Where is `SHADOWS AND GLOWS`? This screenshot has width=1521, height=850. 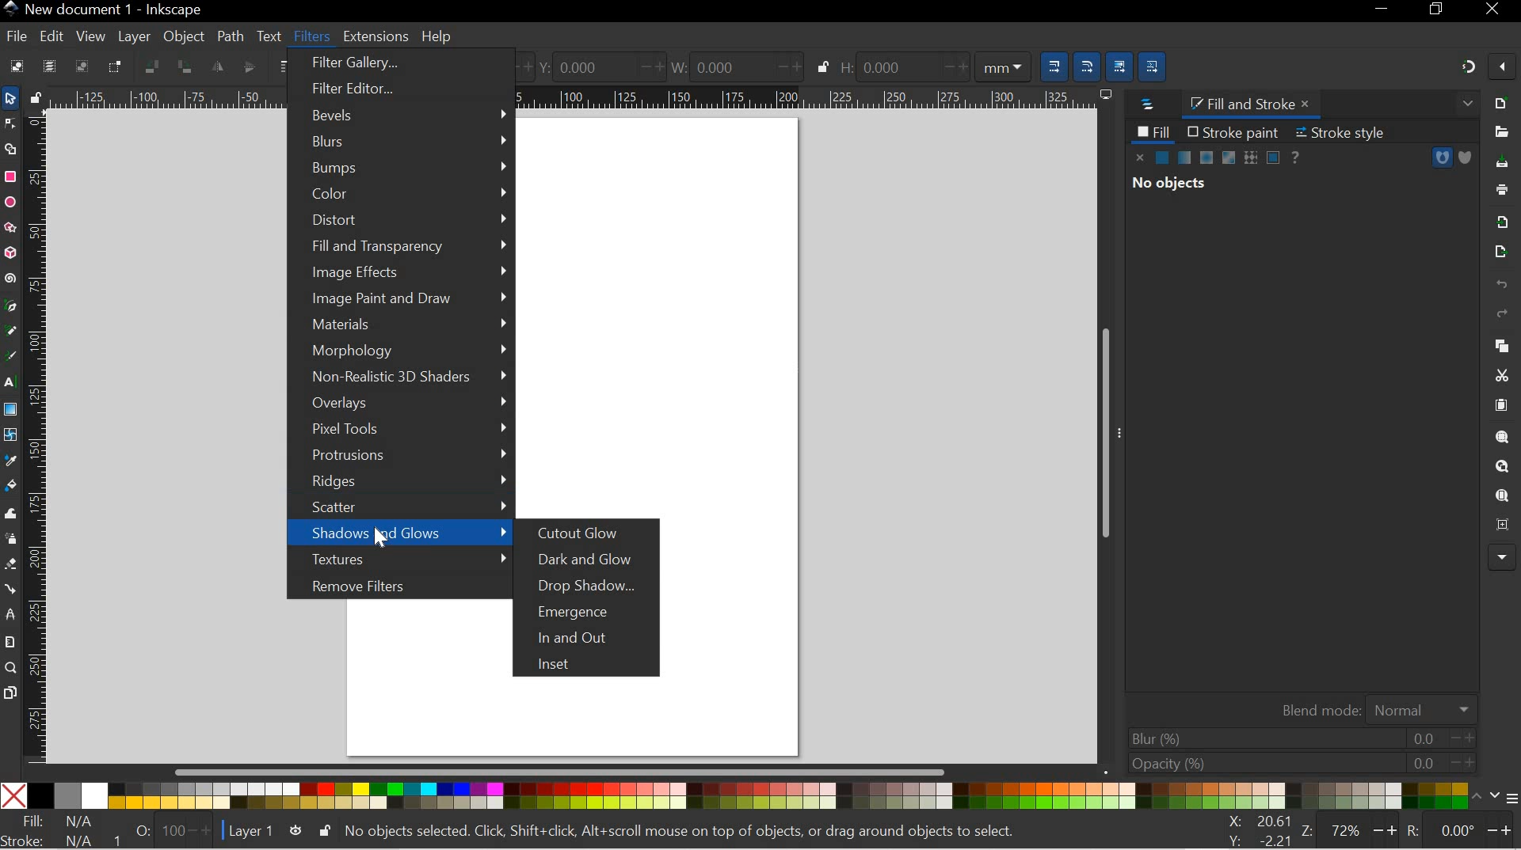
SHADOWS AND GLOWS is located at coordinates (400, 533).